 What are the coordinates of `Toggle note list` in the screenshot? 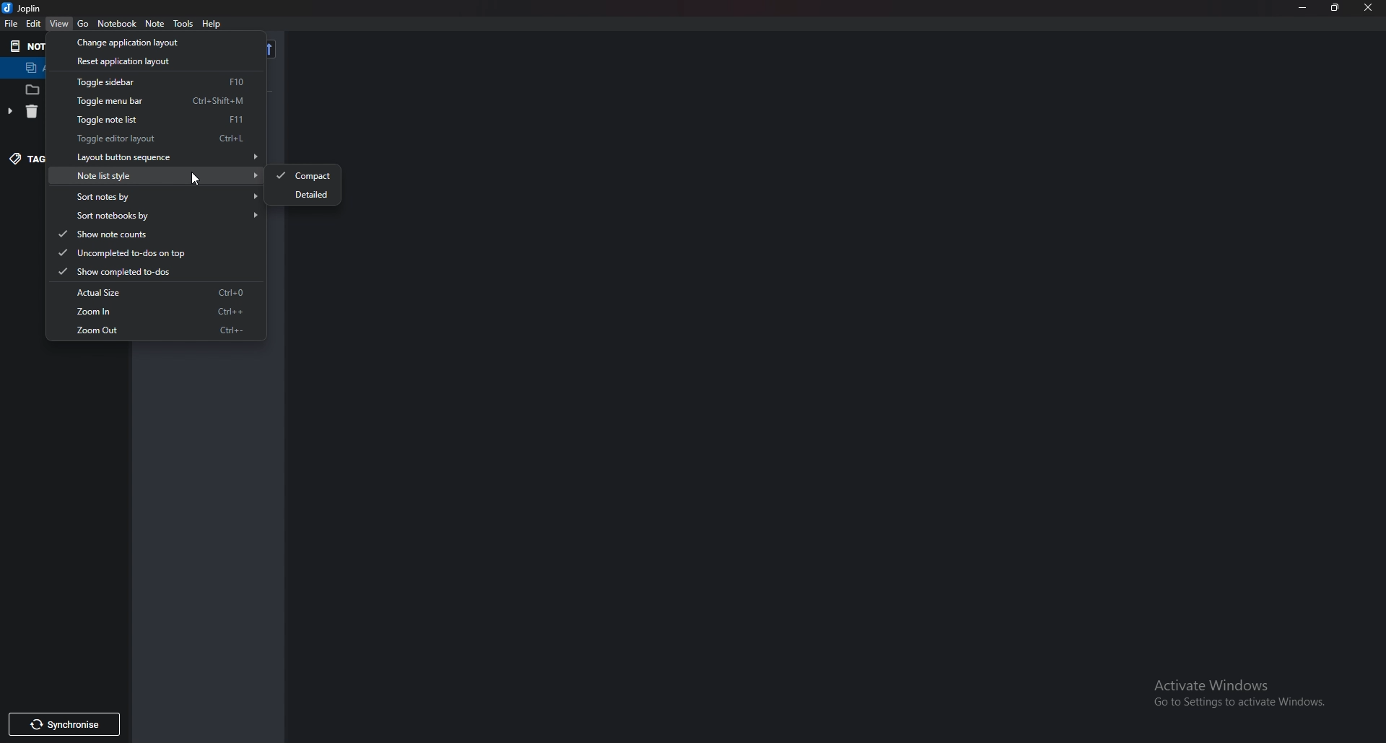 It's located at (163, 120).